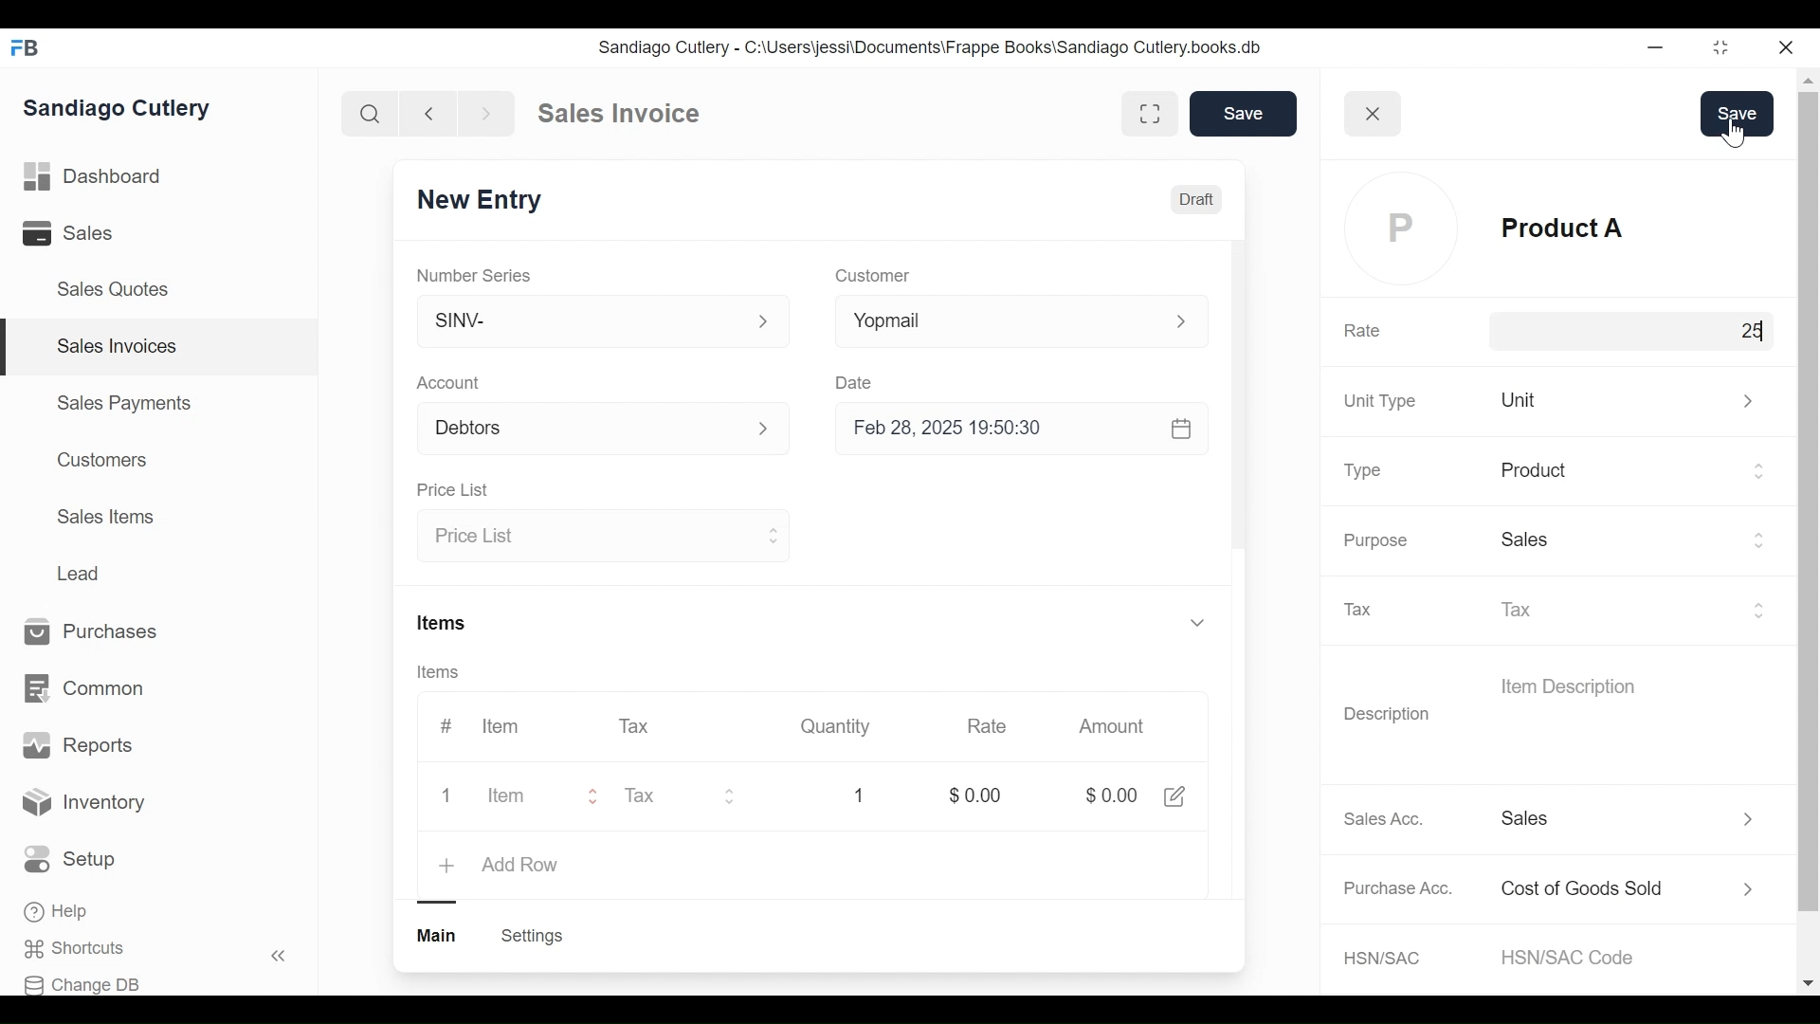  What do you see at coordinates (1388, 716) in the screenshot?
I see `Description` at bounding box center [1388, 716].